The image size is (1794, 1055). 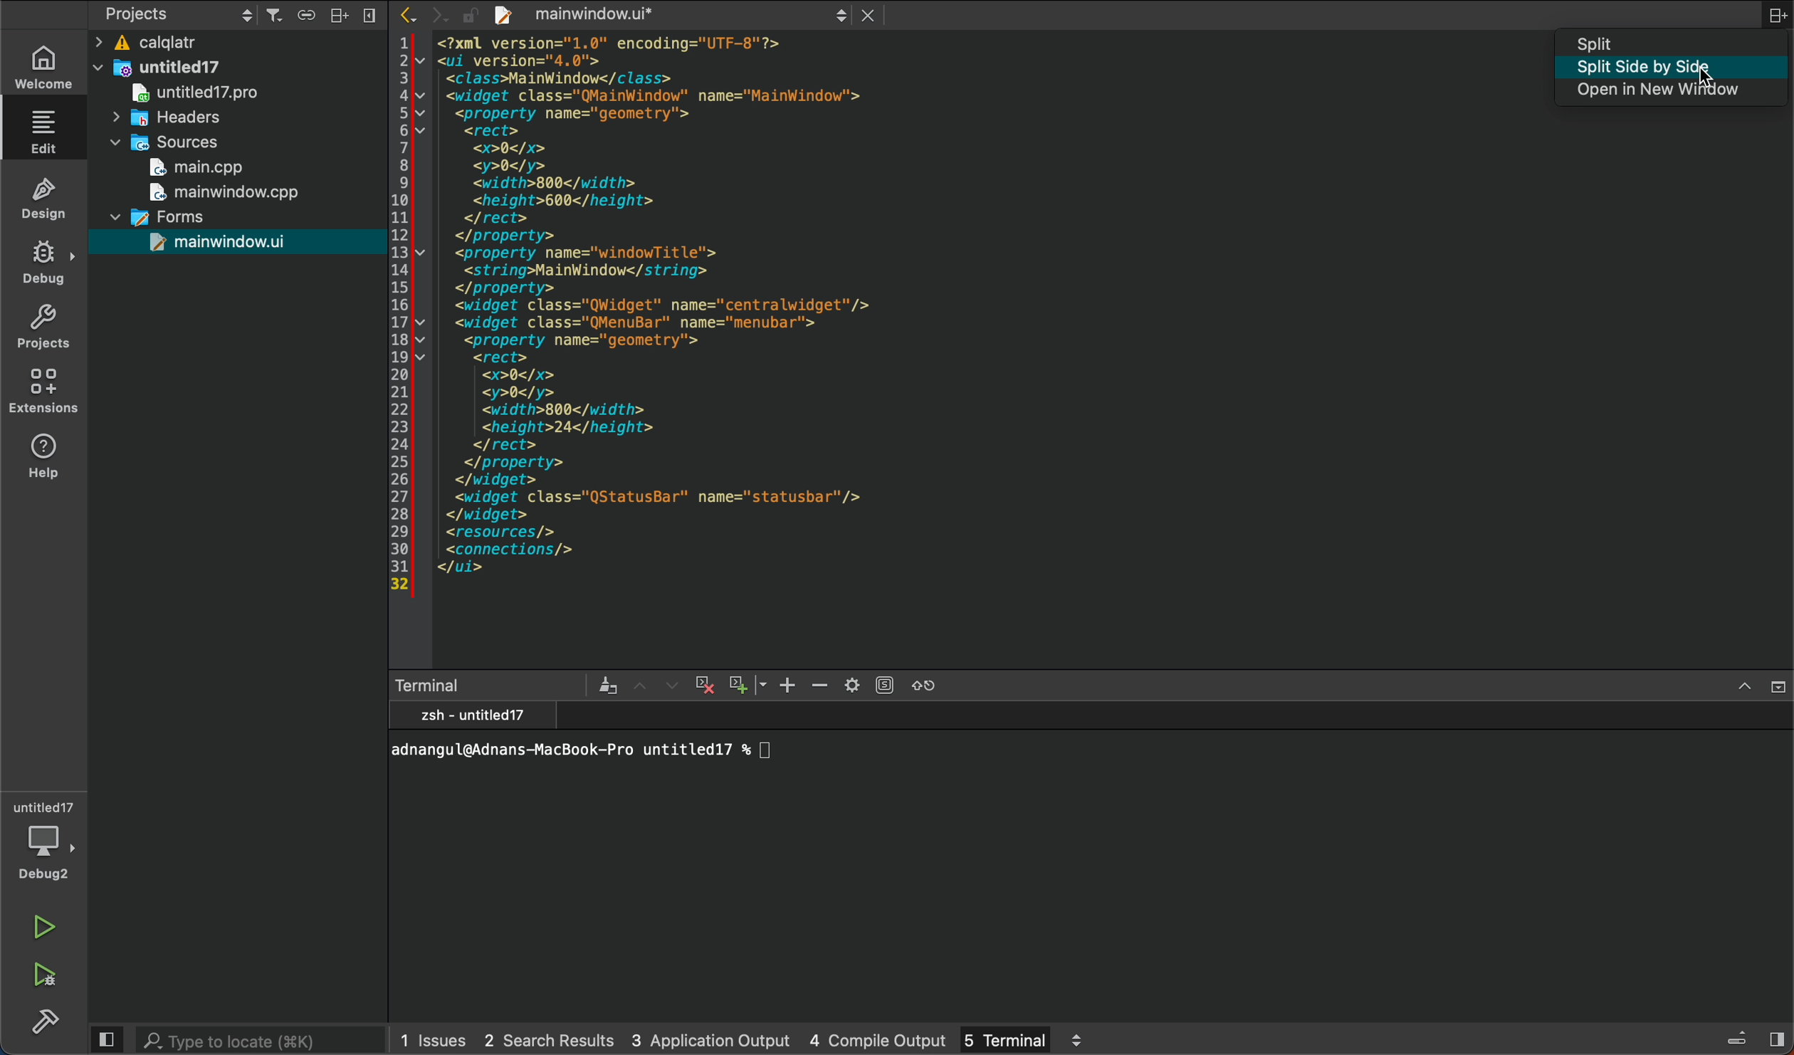 What do you see at coordinates (202, 44) in the screenshot?
I see `calqlatr` at bounding box center [202, 44].